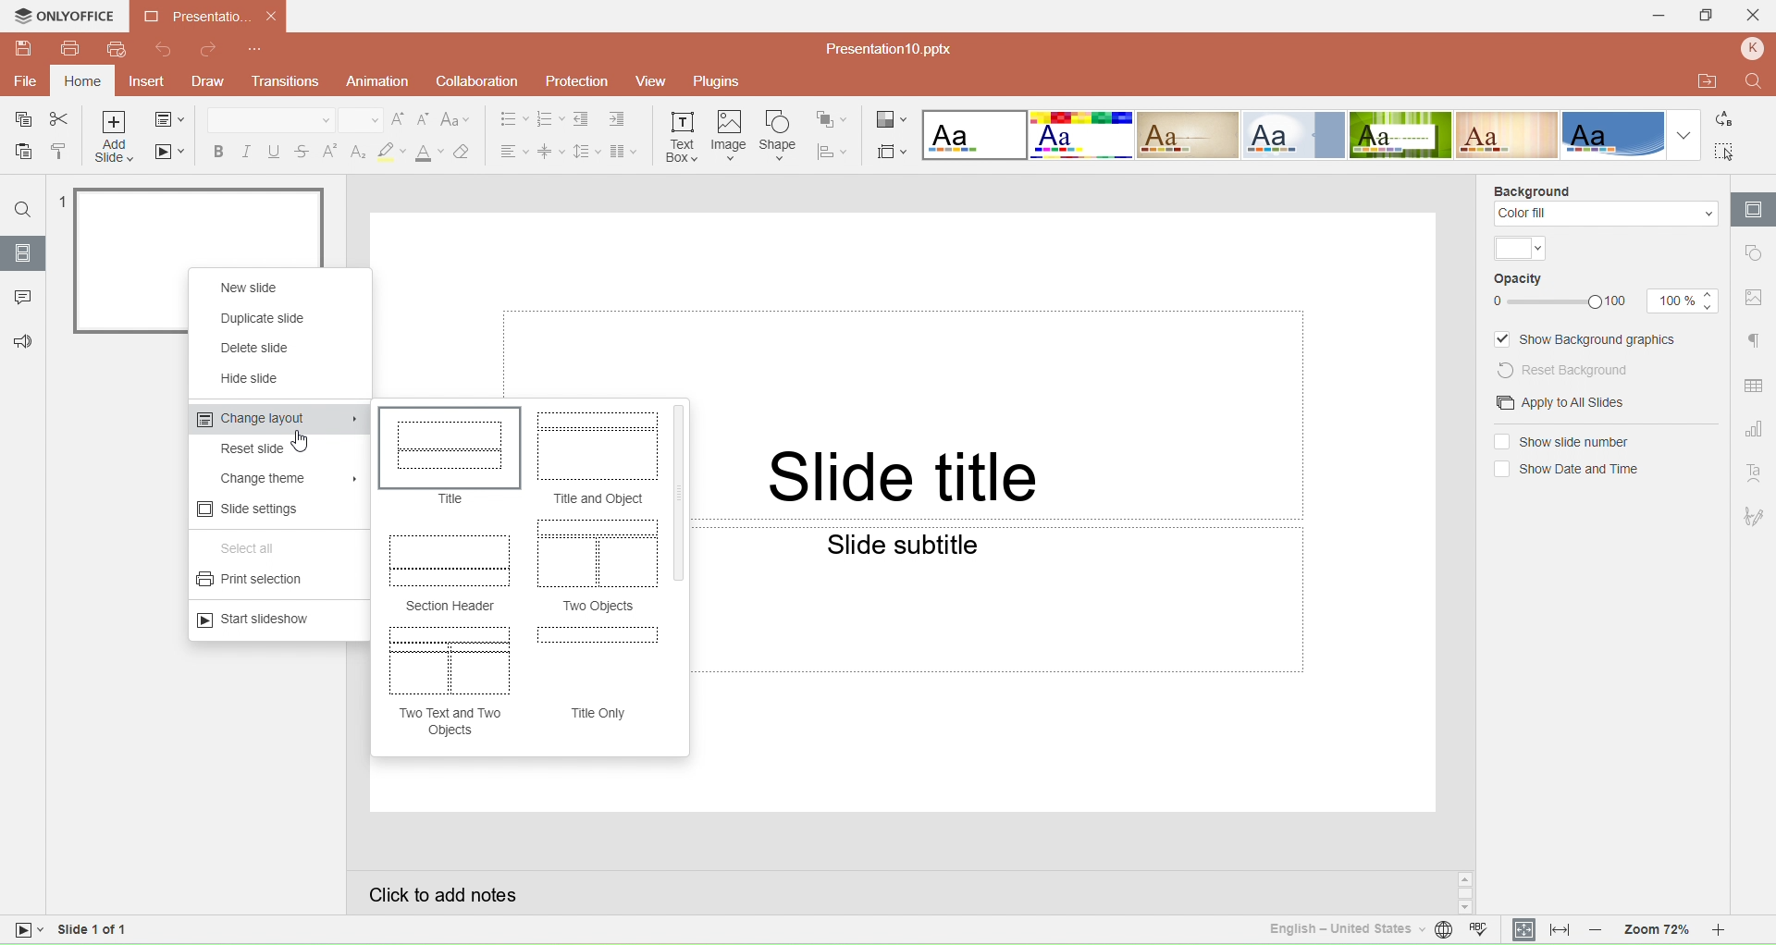  What do you see at coordinates (24, 50) in the screenshot?
I see `Save` at bounding box center [24, 50].